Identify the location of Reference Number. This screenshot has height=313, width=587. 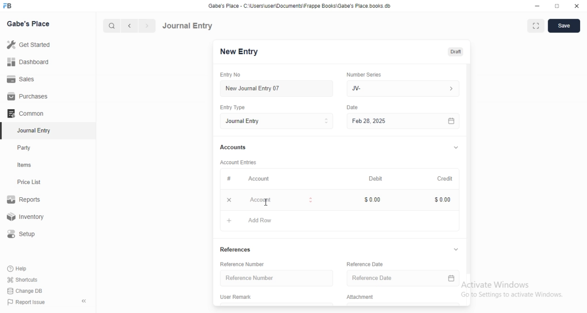
(277, 278).